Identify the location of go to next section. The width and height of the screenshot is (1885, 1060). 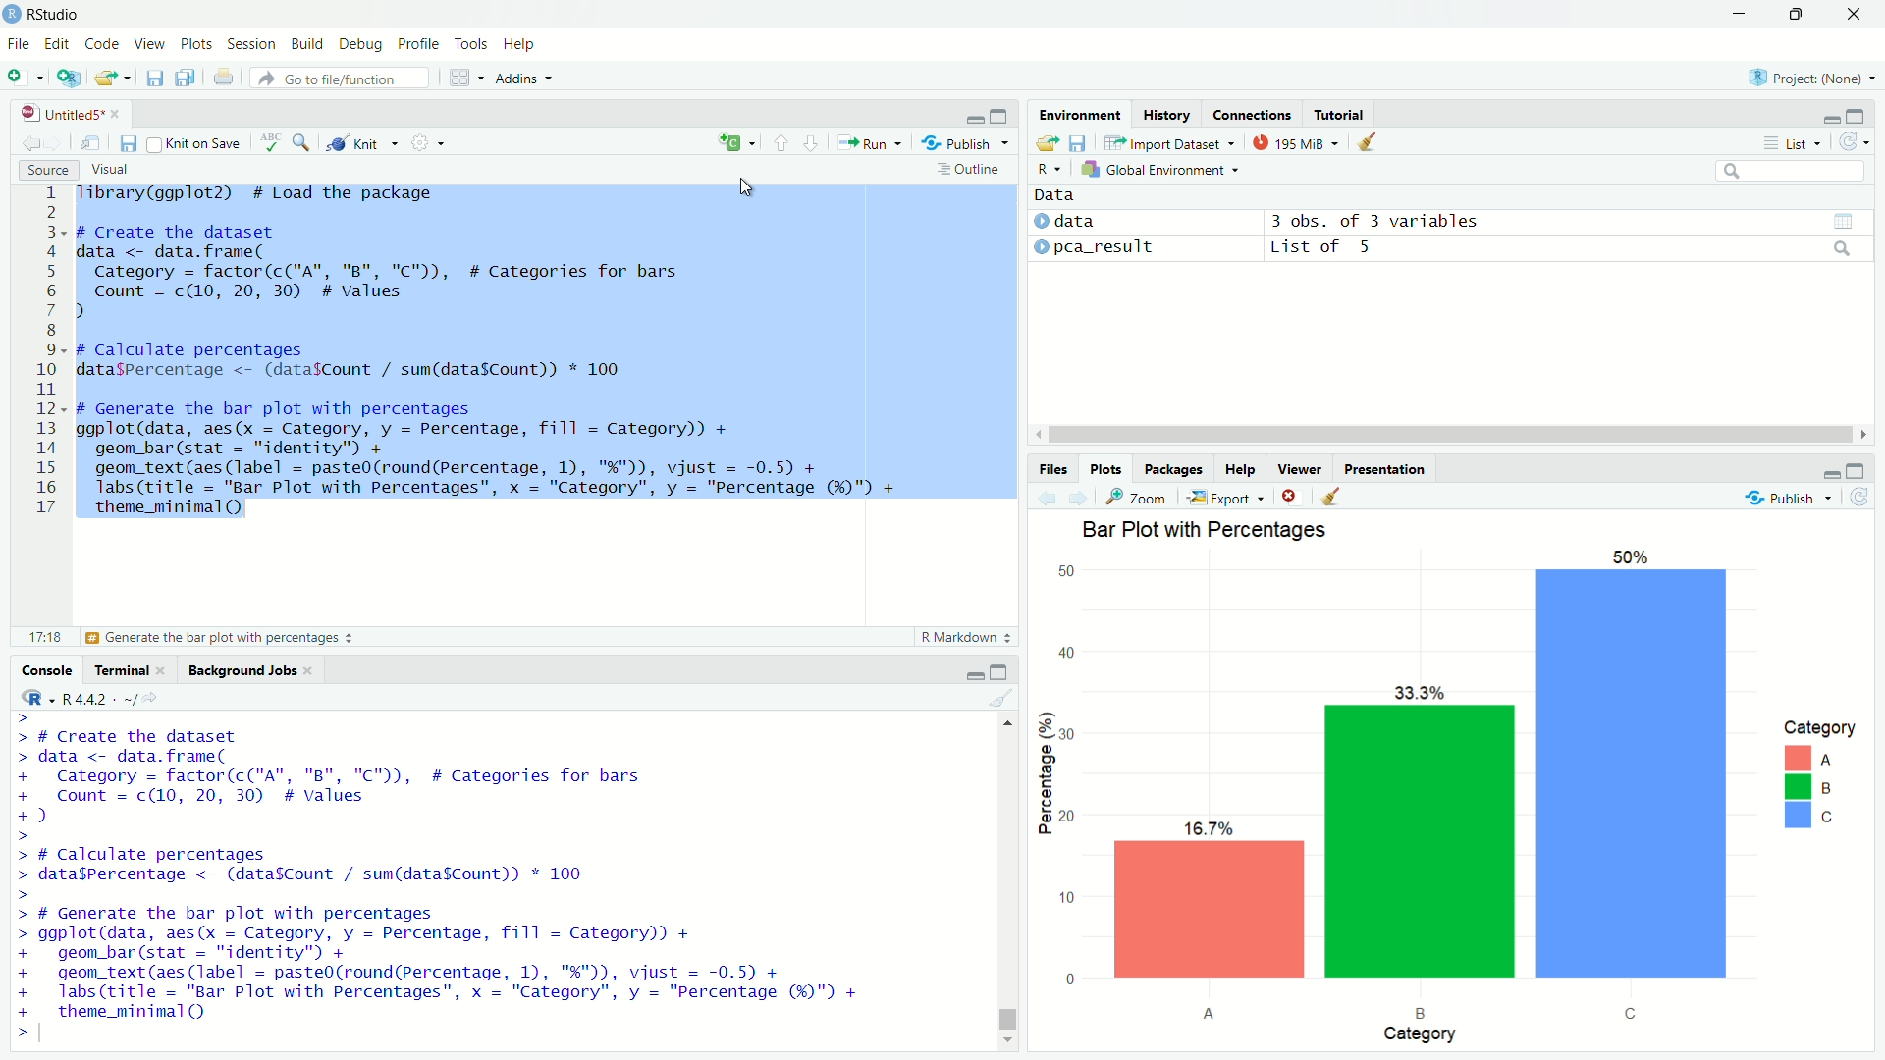
(811, 143).